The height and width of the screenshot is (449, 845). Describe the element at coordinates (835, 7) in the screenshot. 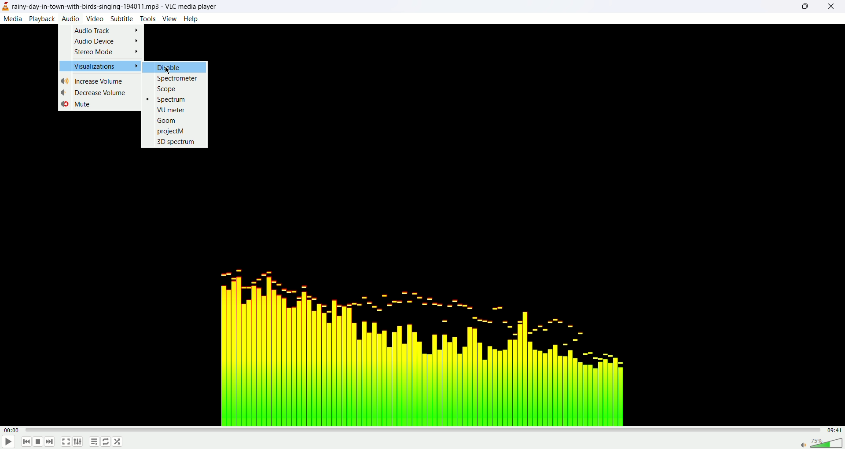

I see `close` at that location.